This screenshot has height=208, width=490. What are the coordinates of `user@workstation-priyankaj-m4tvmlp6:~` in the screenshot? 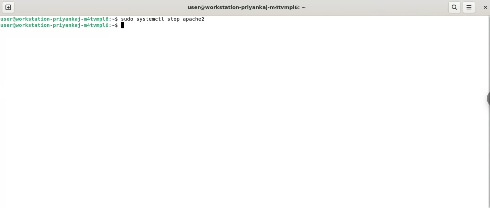 It's located at (248, 7).